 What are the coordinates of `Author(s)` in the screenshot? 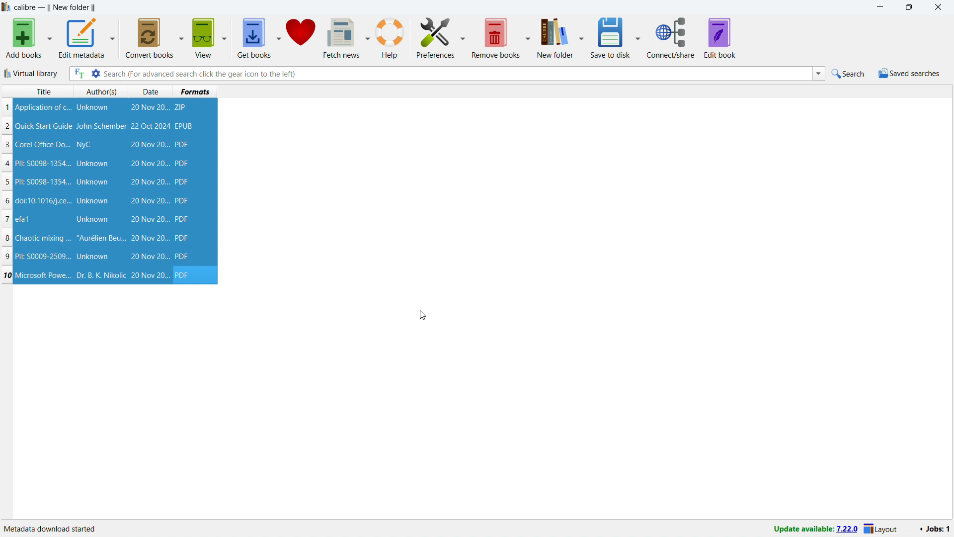 It's located at (102, 91).